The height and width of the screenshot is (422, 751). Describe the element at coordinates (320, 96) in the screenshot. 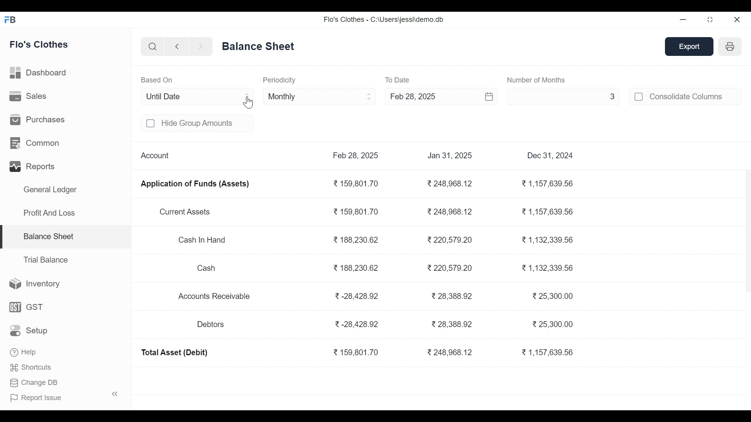

I see `Monthly` at that location.